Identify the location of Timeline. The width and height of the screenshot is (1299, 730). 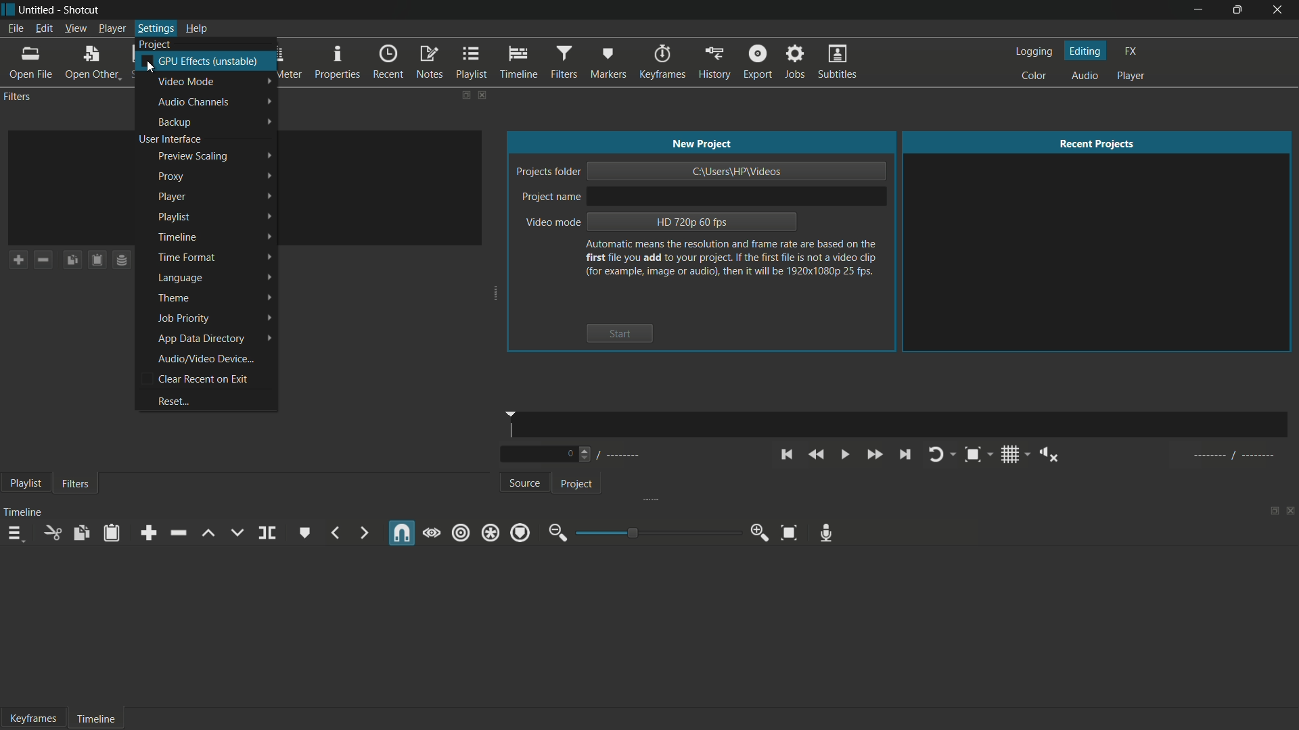
(95, 716).